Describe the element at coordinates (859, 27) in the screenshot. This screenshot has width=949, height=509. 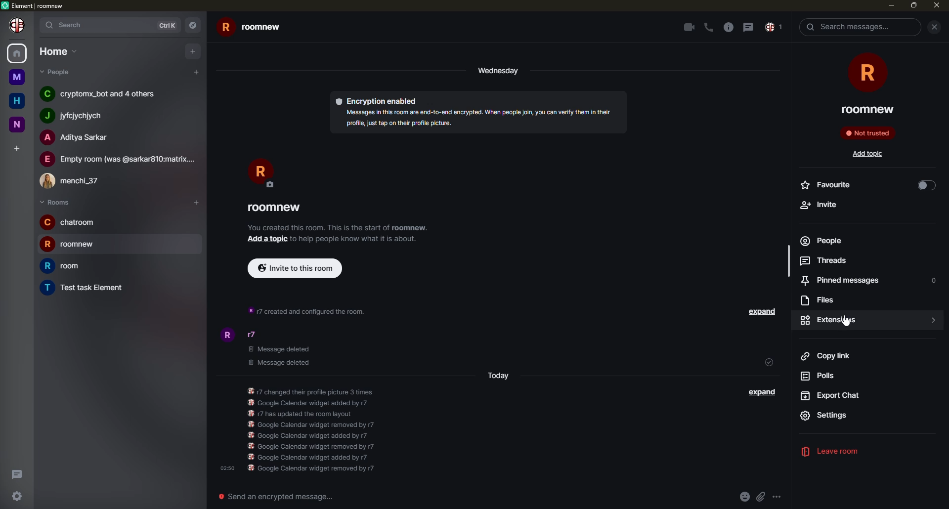
I see `search messsages` at that location.